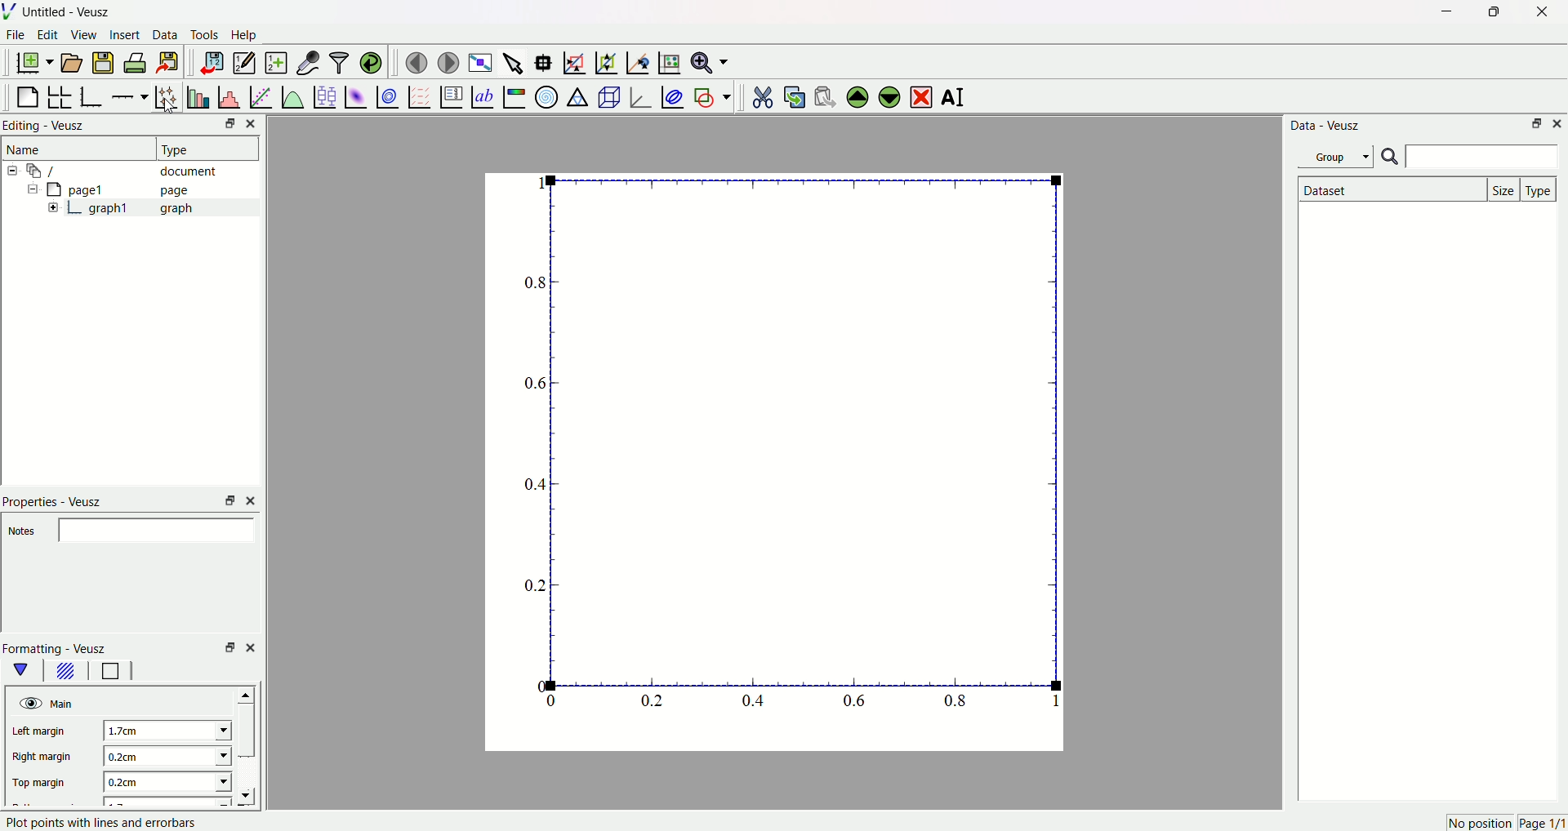 Image resolution: width=1568 pixels, height=831 pixels. Describe the element at coordinates (546, 95) in the screenshot. I see `polar graphs` at that location.